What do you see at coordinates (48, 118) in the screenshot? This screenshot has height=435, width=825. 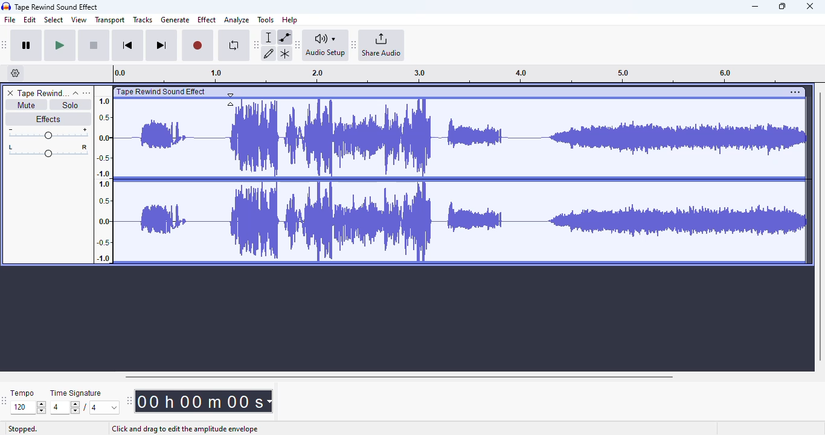 I see `effects` at bounding box center [48, 118].